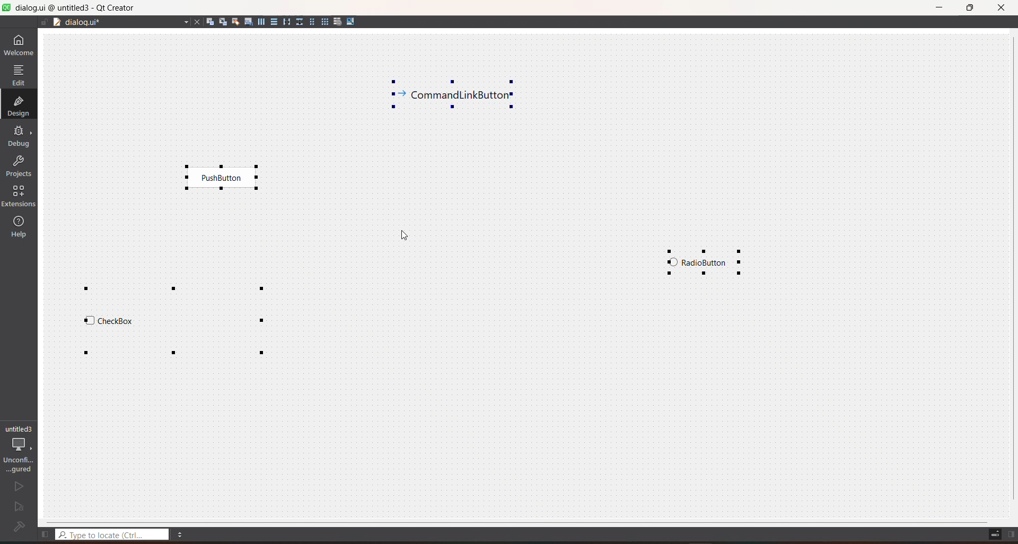 Image resolution: width=1018 pixels, height=544 pixels. Describe the element at coordinates (18, 487) in the screenshot. I see `run` at that location.